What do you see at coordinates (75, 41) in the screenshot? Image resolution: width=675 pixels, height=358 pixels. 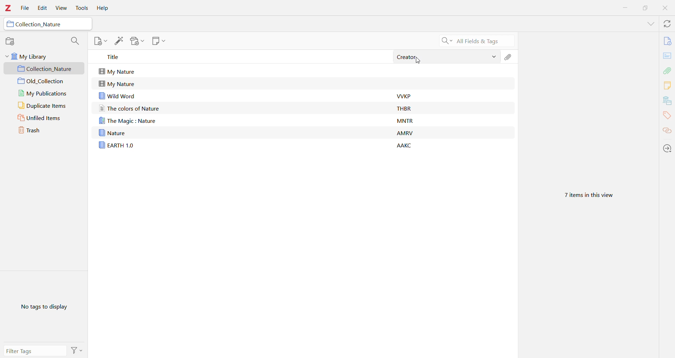 I see `Filter Collections` at bounding box center [75, 41].